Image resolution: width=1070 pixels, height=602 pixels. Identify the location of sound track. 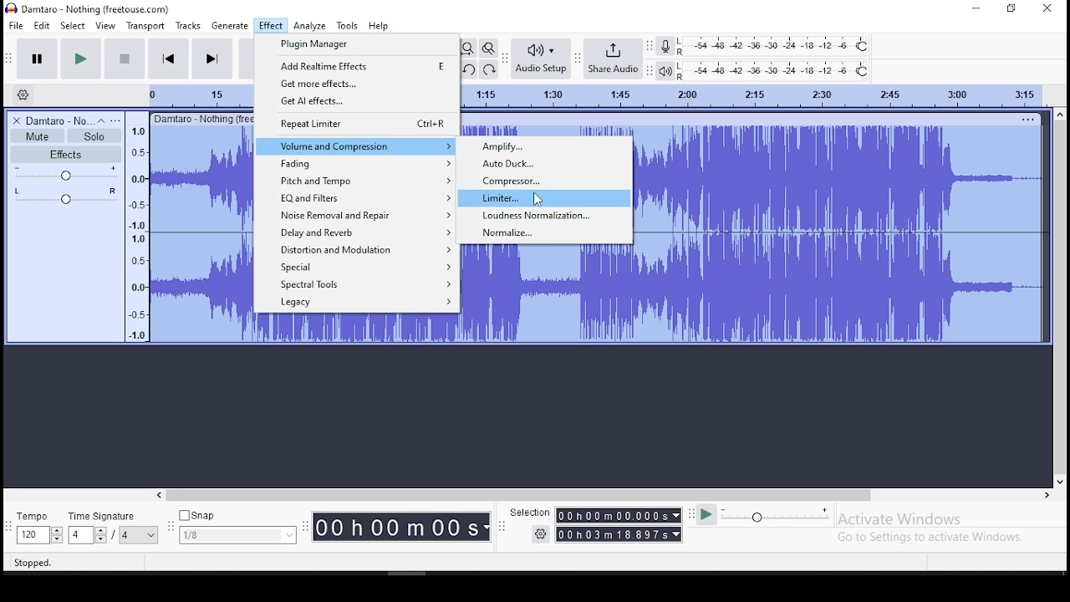
(839, 235).